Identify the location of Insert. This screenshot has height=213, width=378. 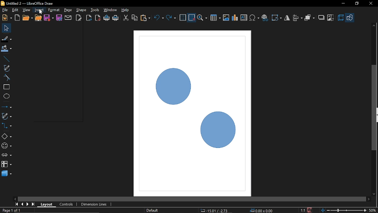
(40, 10).